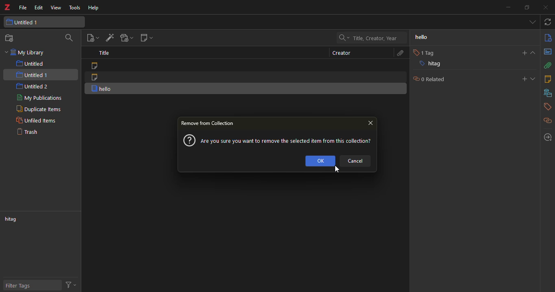 The width and height of the screenshot is (555, 292). Describe the element at coordinates (22, 9) in the screenshot. I see `file` at that location.